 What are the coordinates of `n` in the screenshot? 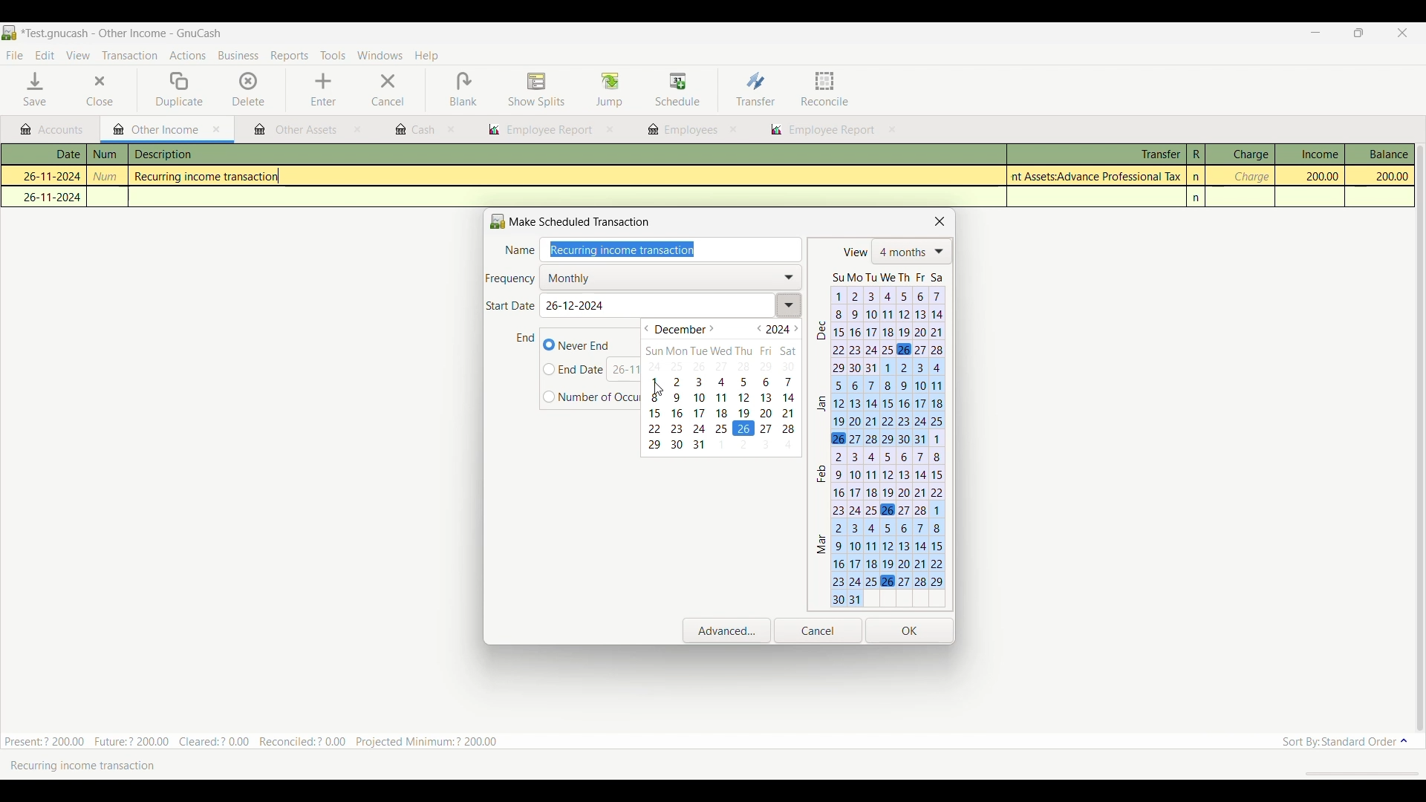 It's located at (1197, 177).